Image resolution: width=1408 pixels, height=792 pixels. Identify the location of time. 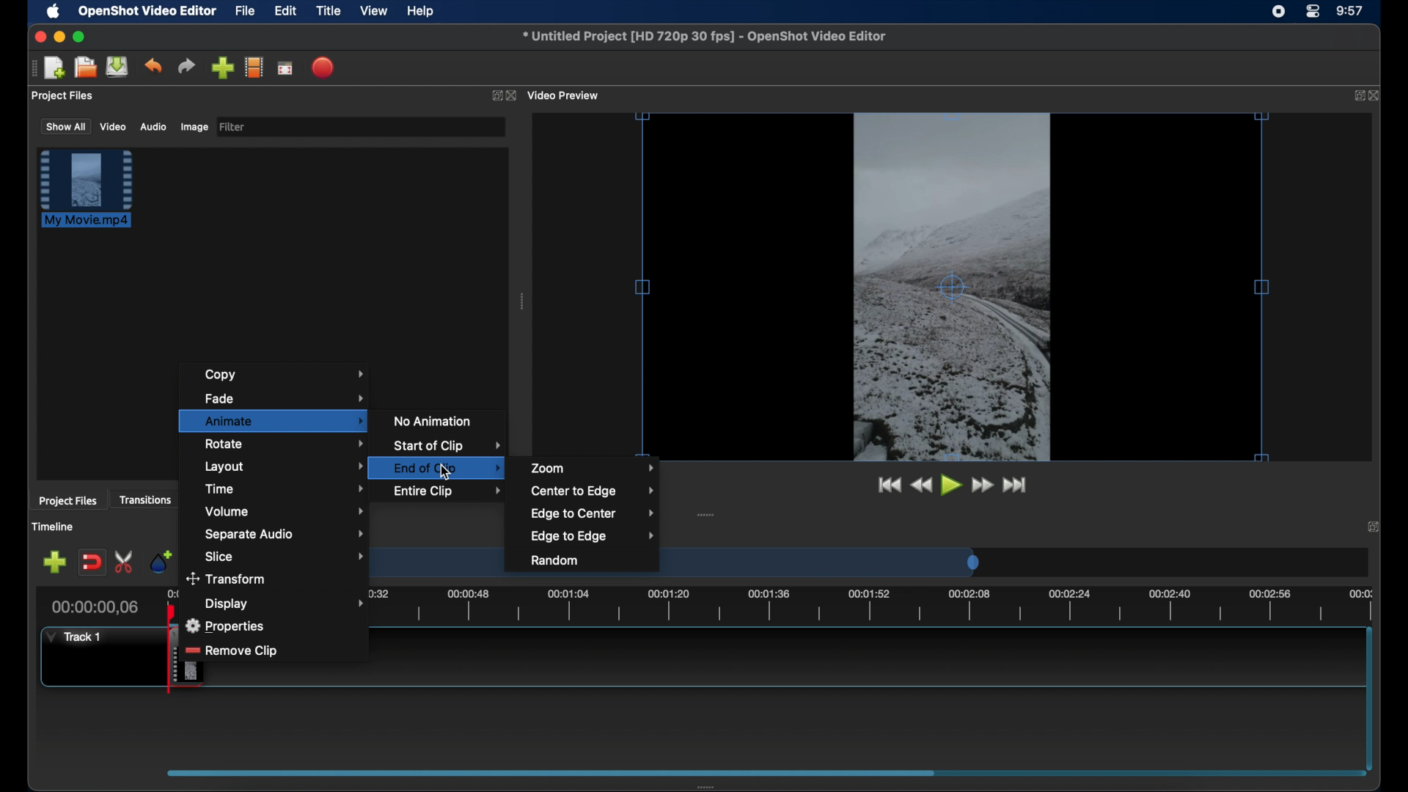
(1351, 12).